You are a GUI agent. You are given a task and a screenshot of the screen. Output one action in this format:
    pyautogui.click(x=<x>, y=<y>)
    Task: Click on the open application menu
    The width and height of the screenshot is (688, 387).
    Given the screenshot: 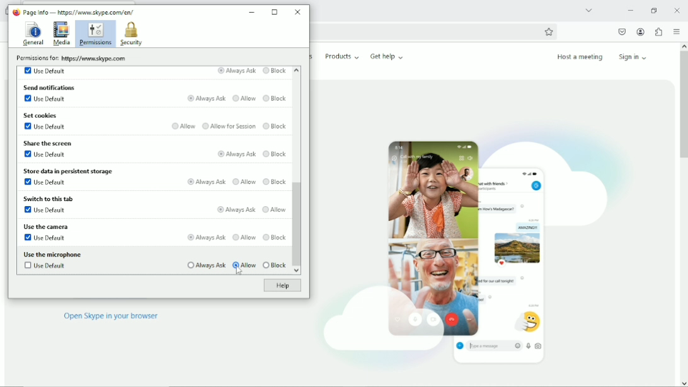 What is the action you would take?
    pyautogui.click(x=676, y=32)
    